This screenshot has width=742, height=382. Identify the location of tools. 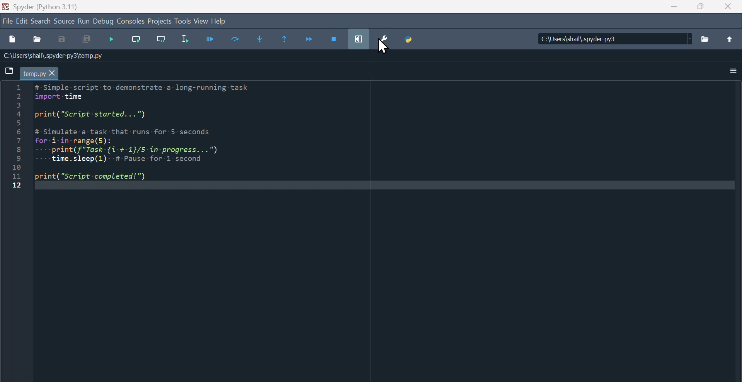
(183, 23).